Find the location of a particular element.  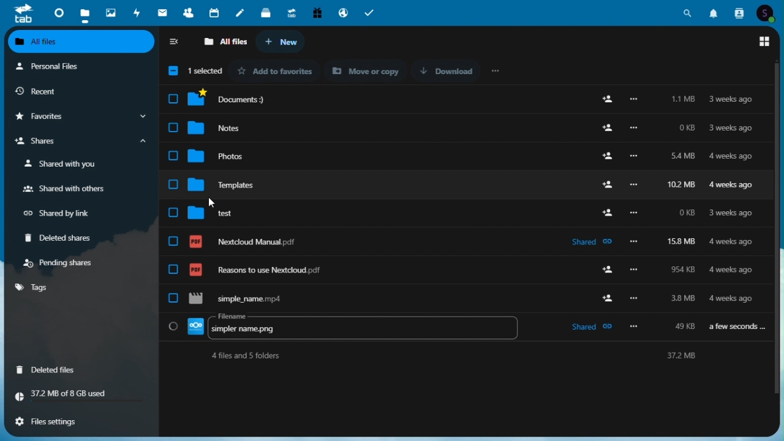

shared with you is located at coordinates (63, 164).